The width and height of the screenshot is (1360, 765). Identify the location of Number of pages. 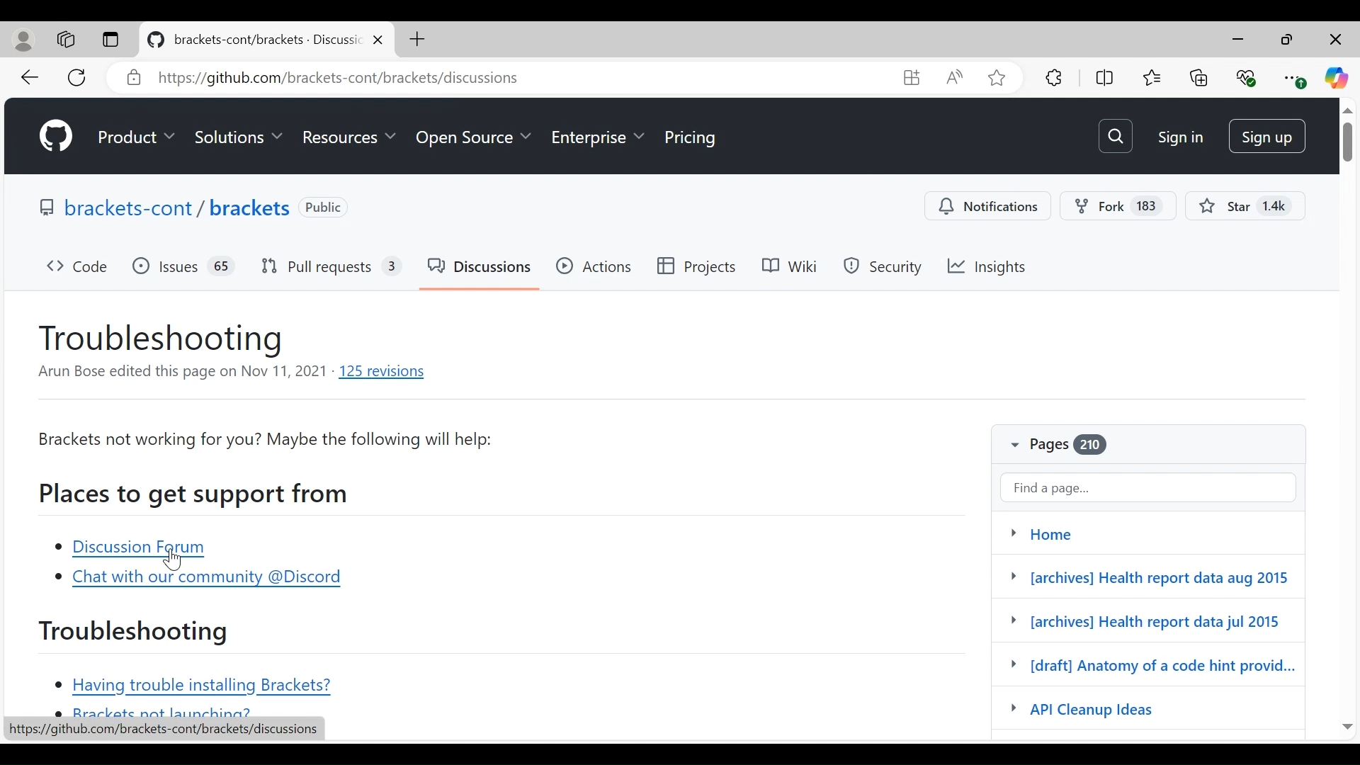
(1081, 446).